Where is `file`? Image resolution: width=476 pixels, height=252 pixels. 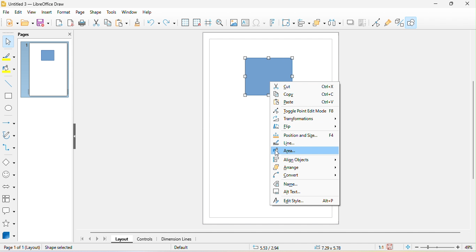 file is located at coordinates (6, 13).